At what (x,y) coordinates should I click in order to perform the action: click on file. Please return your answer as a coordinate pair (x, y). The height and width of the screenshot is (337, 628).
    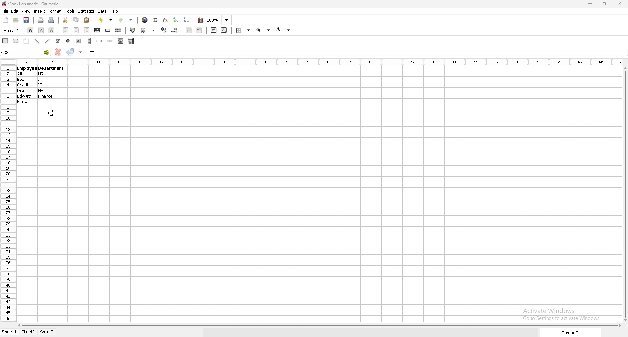
    Looking at the image, I should click on (5, 11).